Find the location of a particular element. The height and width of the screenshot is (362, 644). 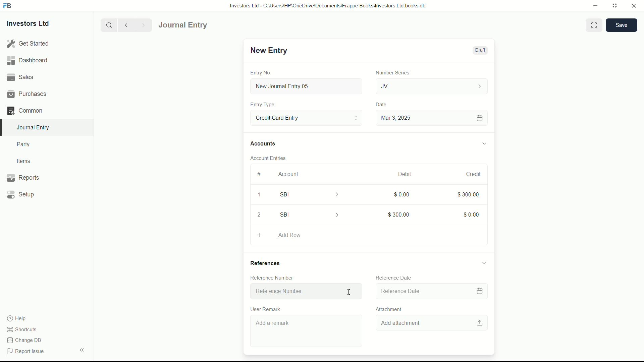

$300.00 is located at coordinates (469, 195).